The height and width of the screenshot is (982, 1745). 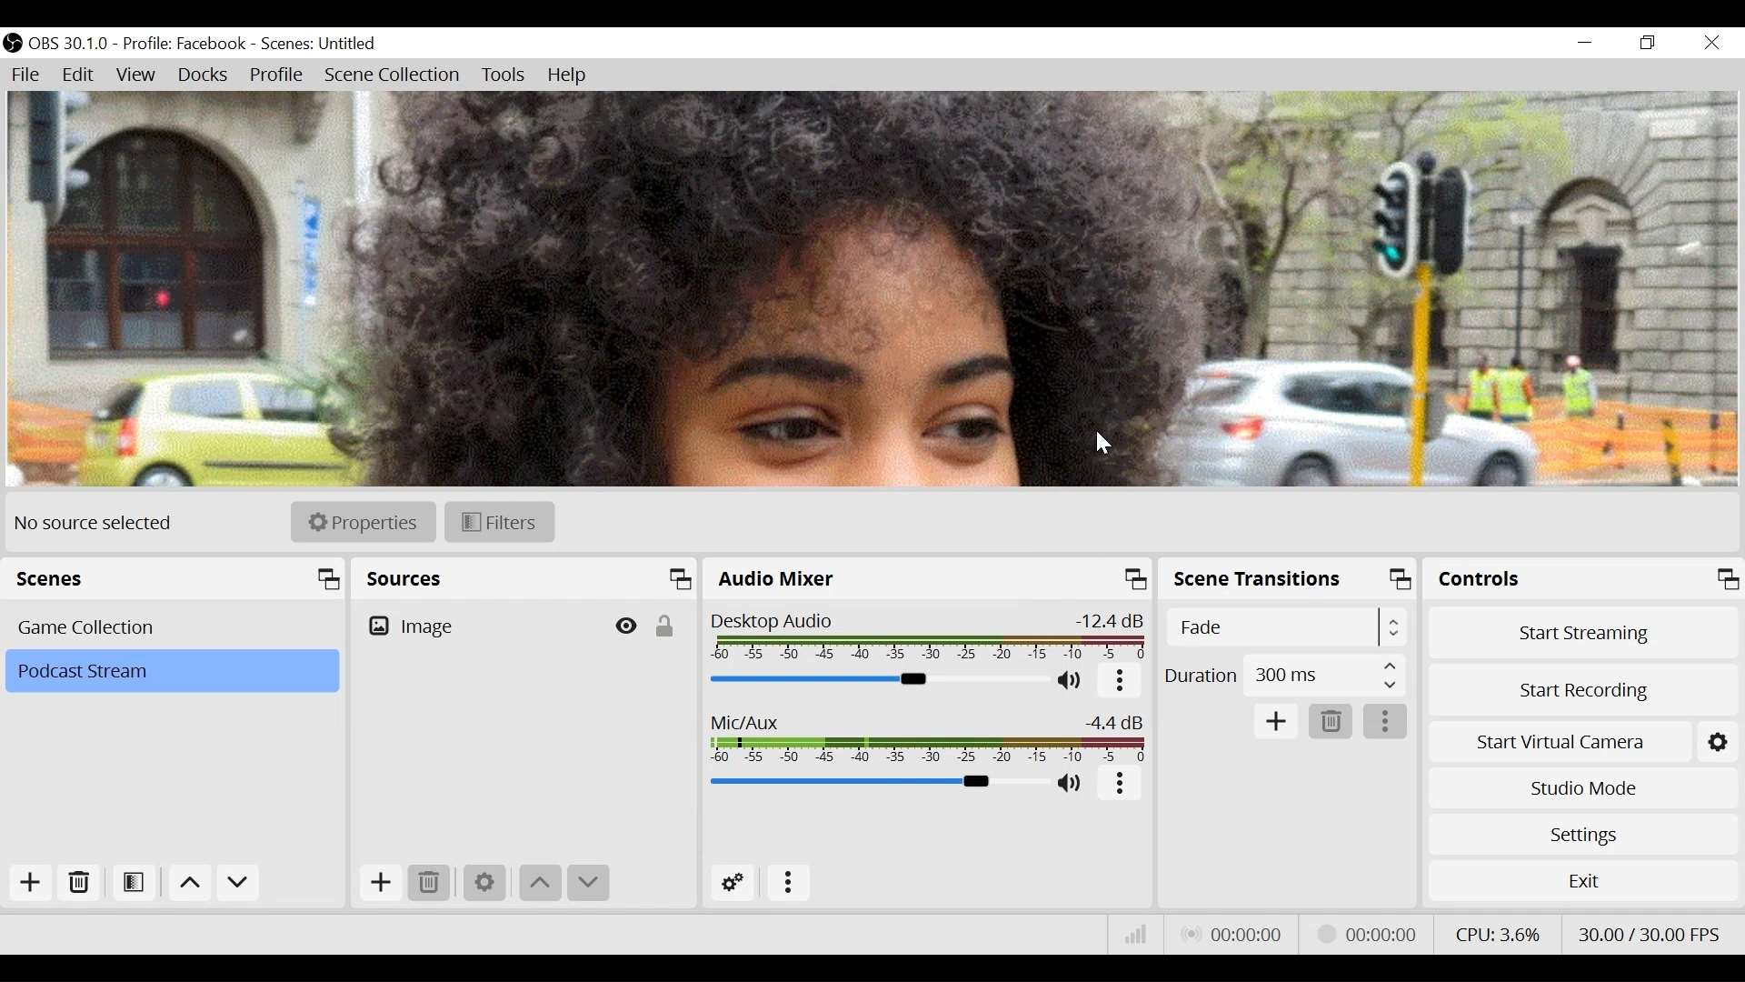 I want to click on Desktop Audio , so click(x=928, y=636).